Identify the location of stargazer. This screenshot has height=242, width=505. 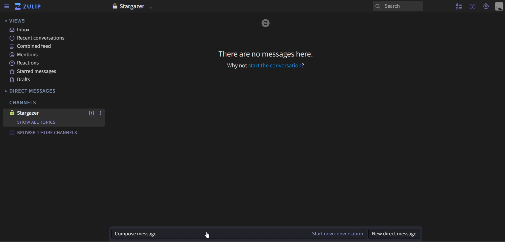
(35, 114).